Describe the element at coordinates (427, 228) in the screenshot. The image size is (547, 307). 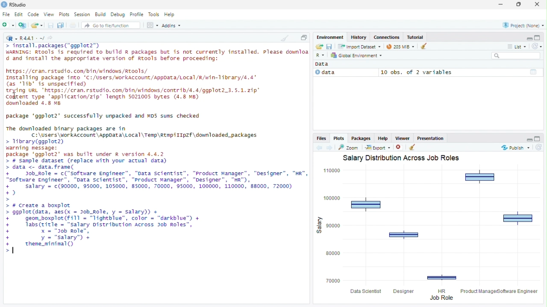
I see `salary Distribution Across Job Roles plot` at that location.